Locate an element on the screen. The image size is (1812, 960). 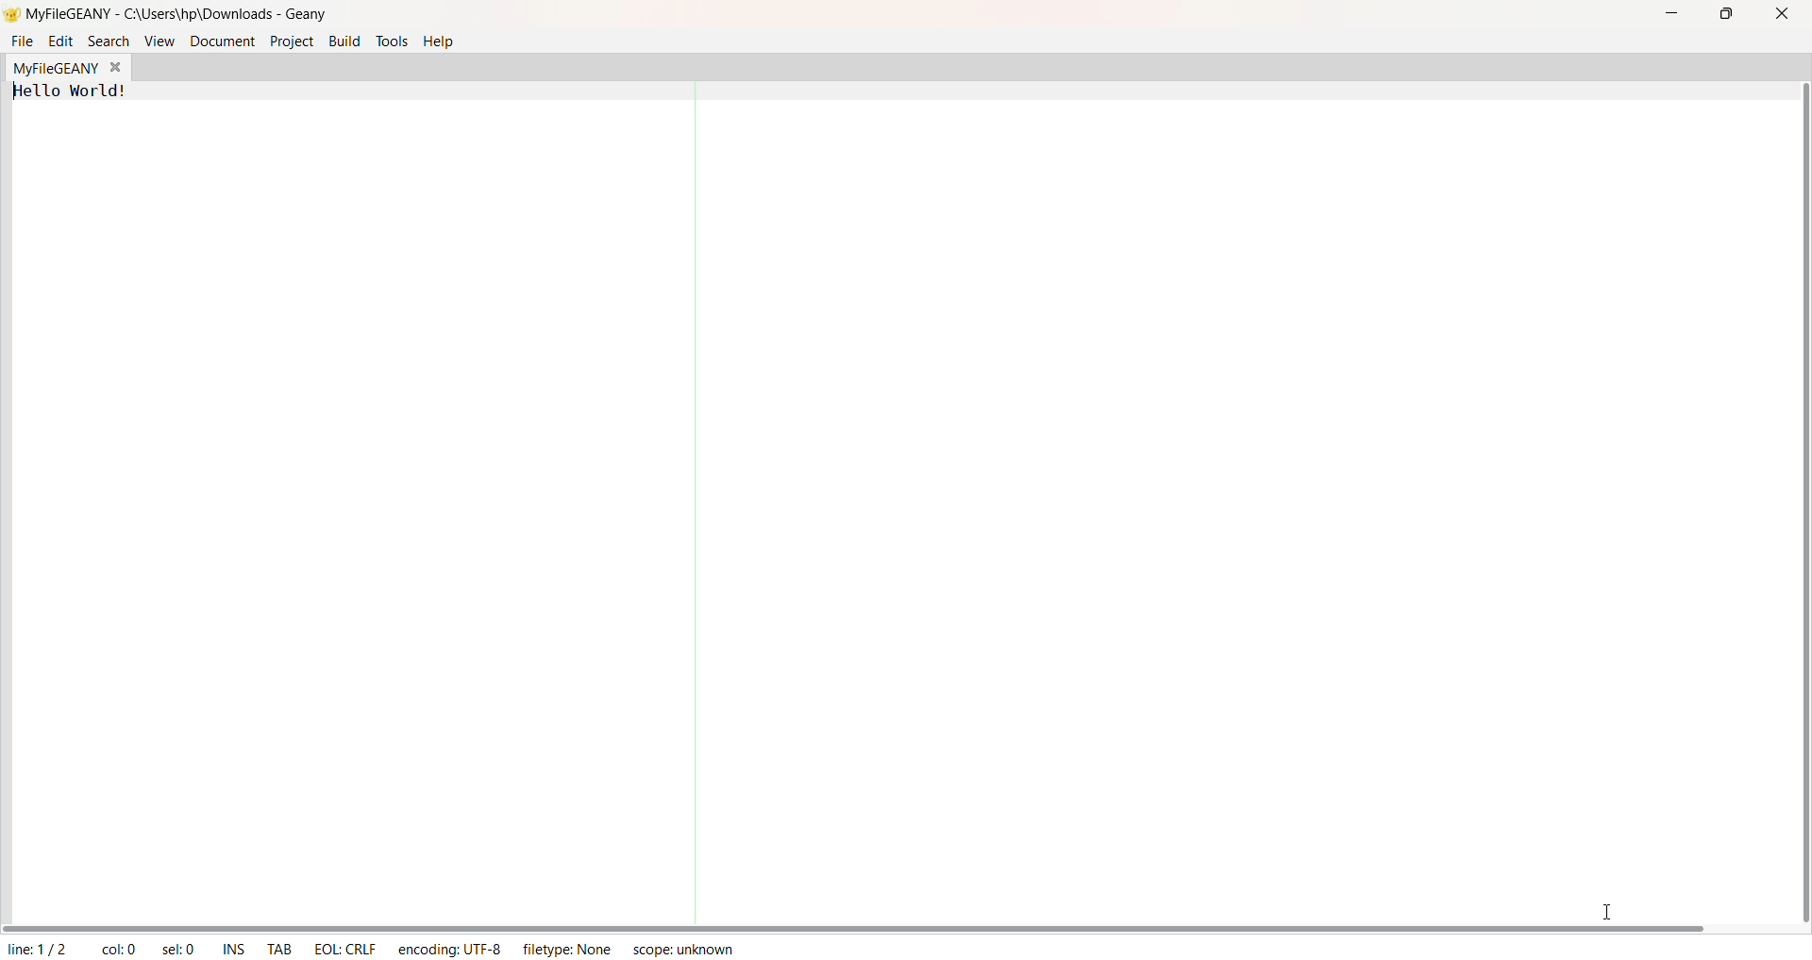
Edit is located at coordinates (60, 41).